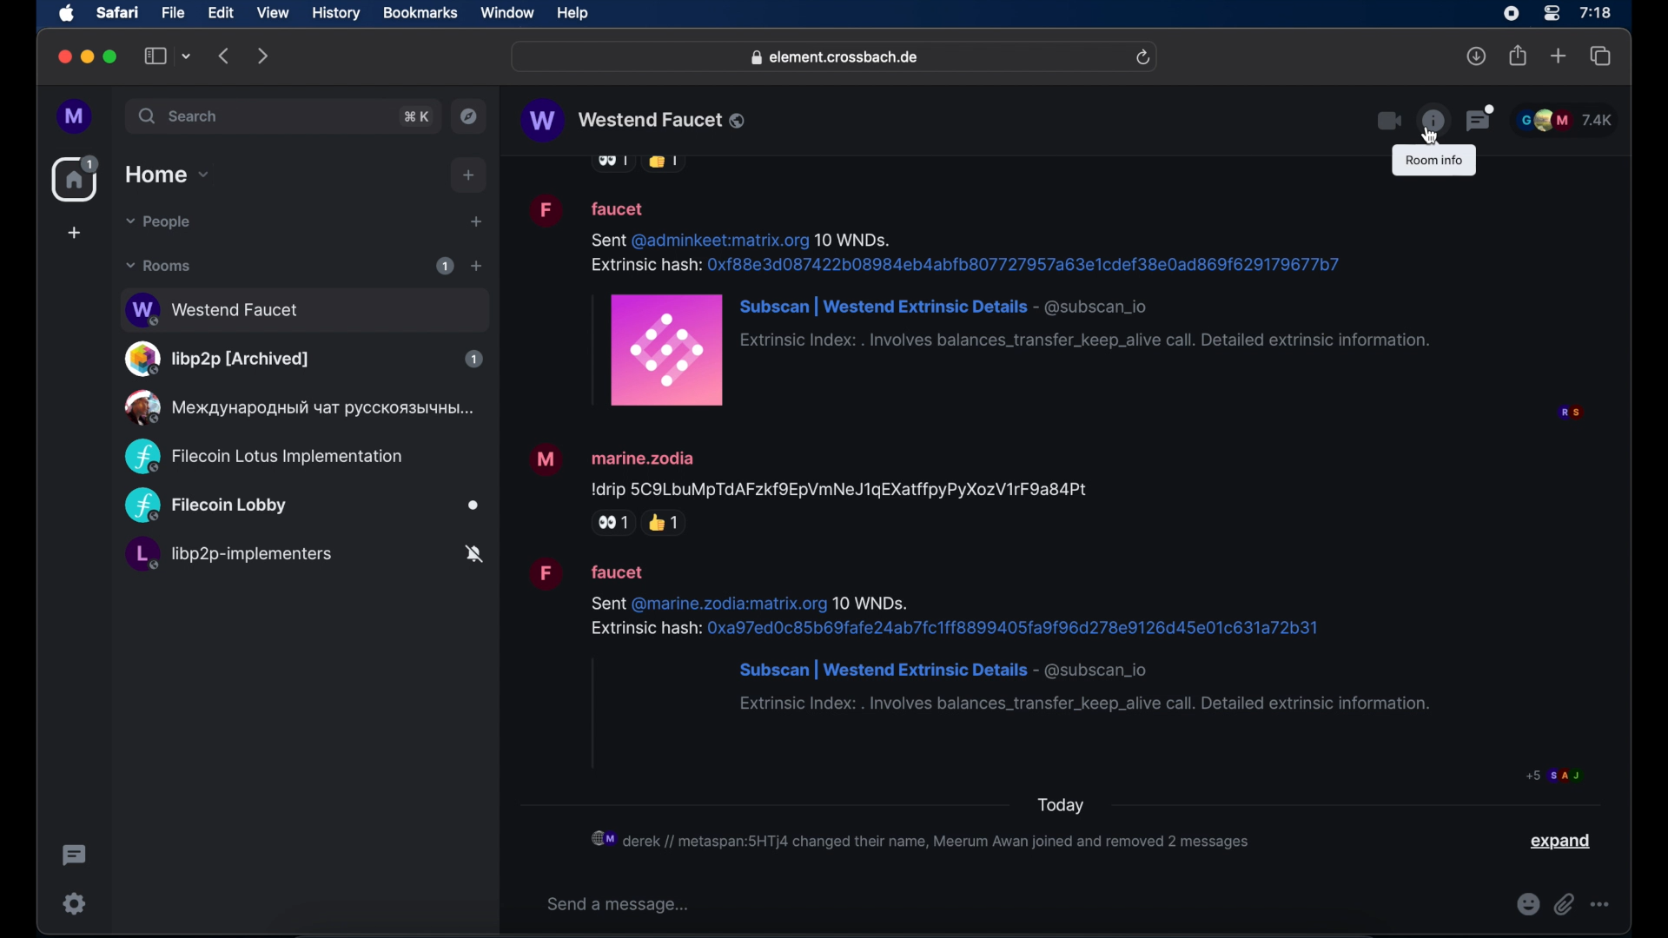 The image size is (1668, 938). What do you see at coordinates (476, 266) in the screenshot?
I see `add room` at bounding box center [476, 266].